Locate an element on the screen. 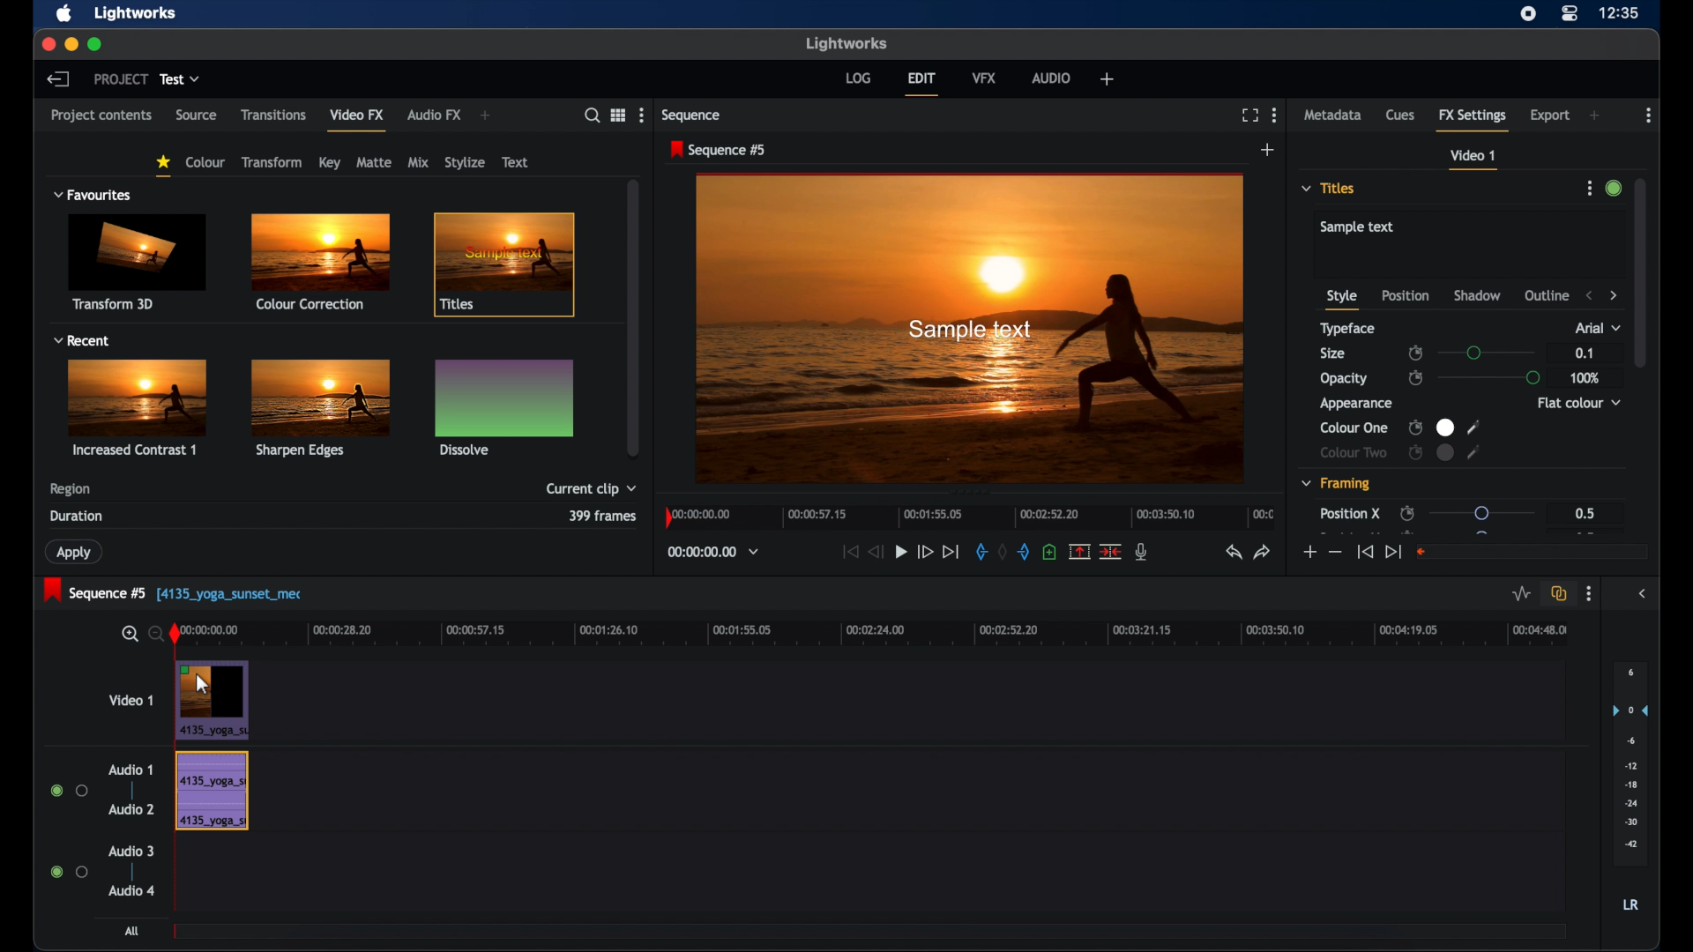 The image size is (1693, 952). color one is located at coordinates (1354, 428).